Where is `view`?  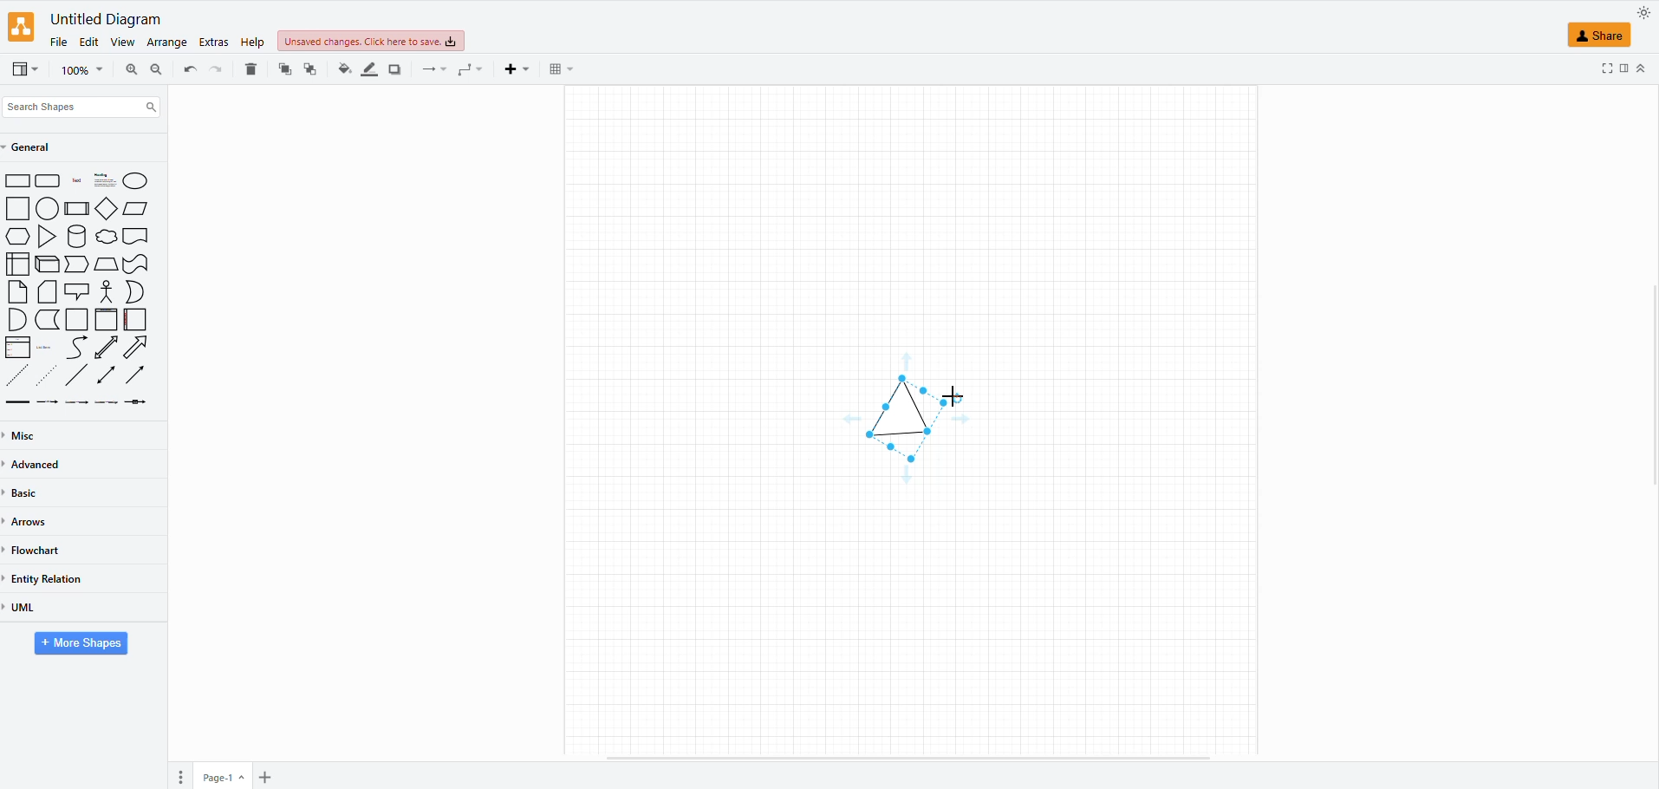
view is located at coordinates (121, 41).